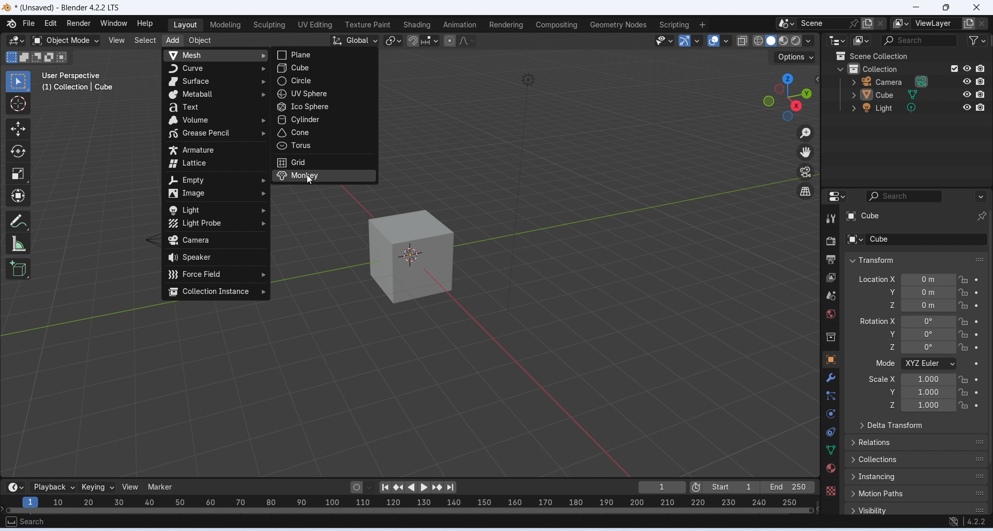  I want to click on camera layer, so click(900, 81).